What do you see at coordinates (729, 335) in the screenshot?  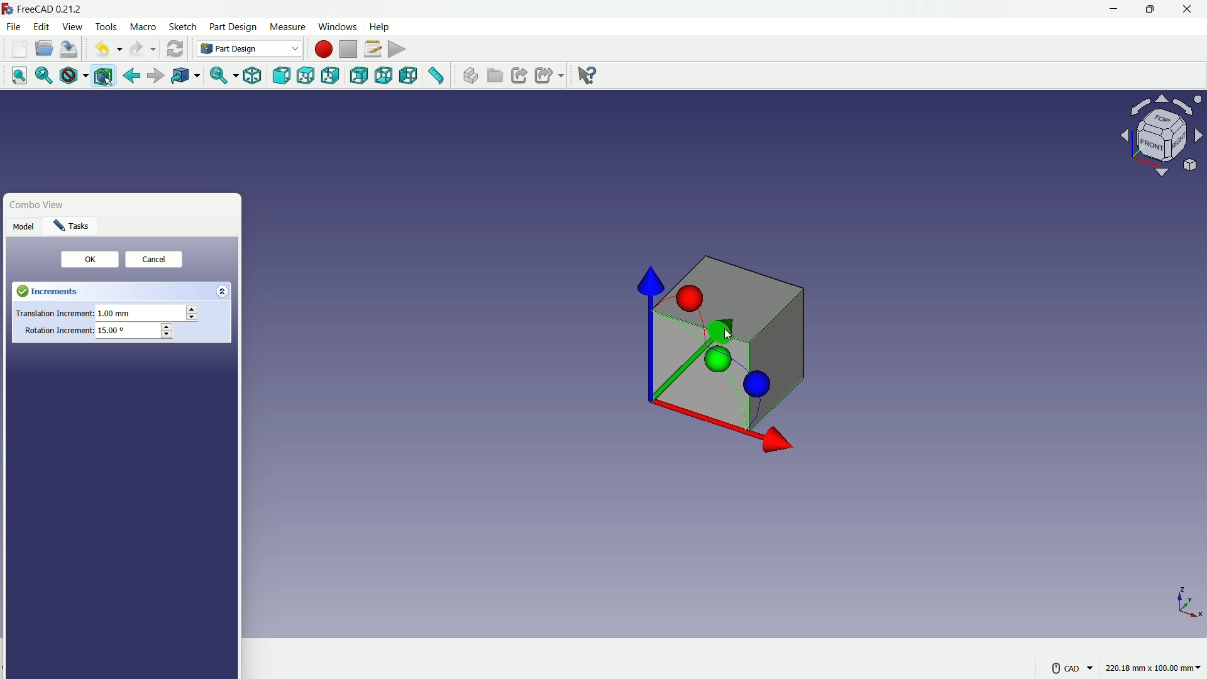 I see `cursor` at bounding box center [729, 335].